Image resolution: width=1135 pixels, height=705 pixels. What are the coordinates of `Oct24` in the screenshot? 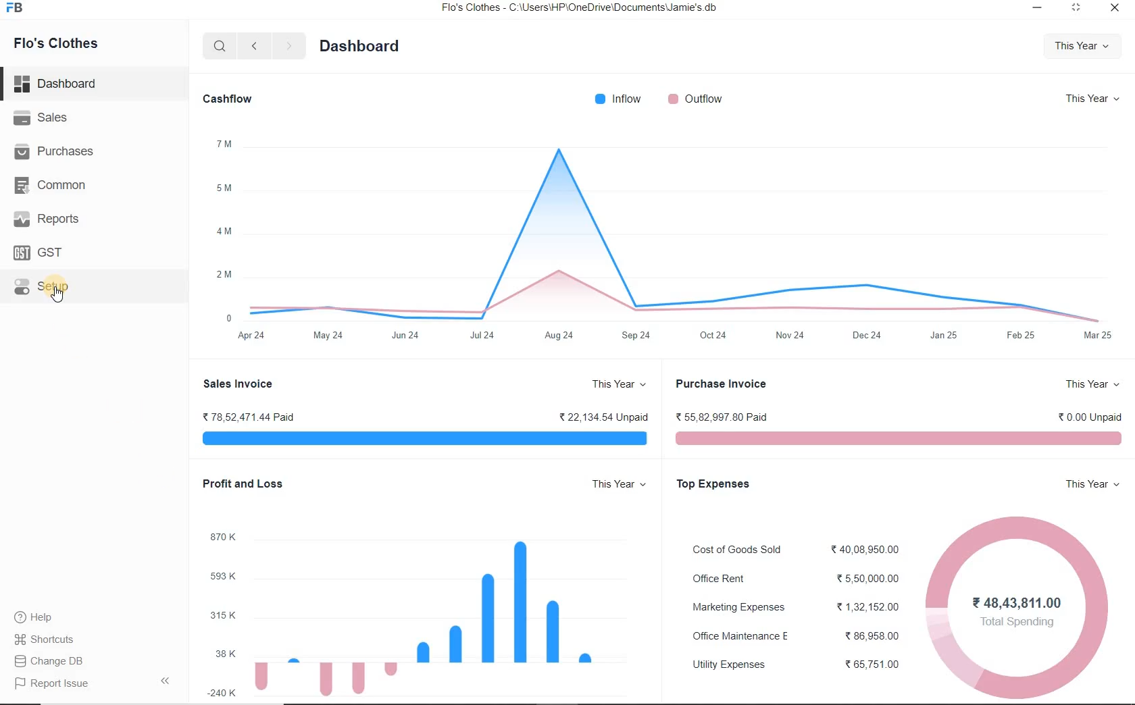 It's located at (713, 336).